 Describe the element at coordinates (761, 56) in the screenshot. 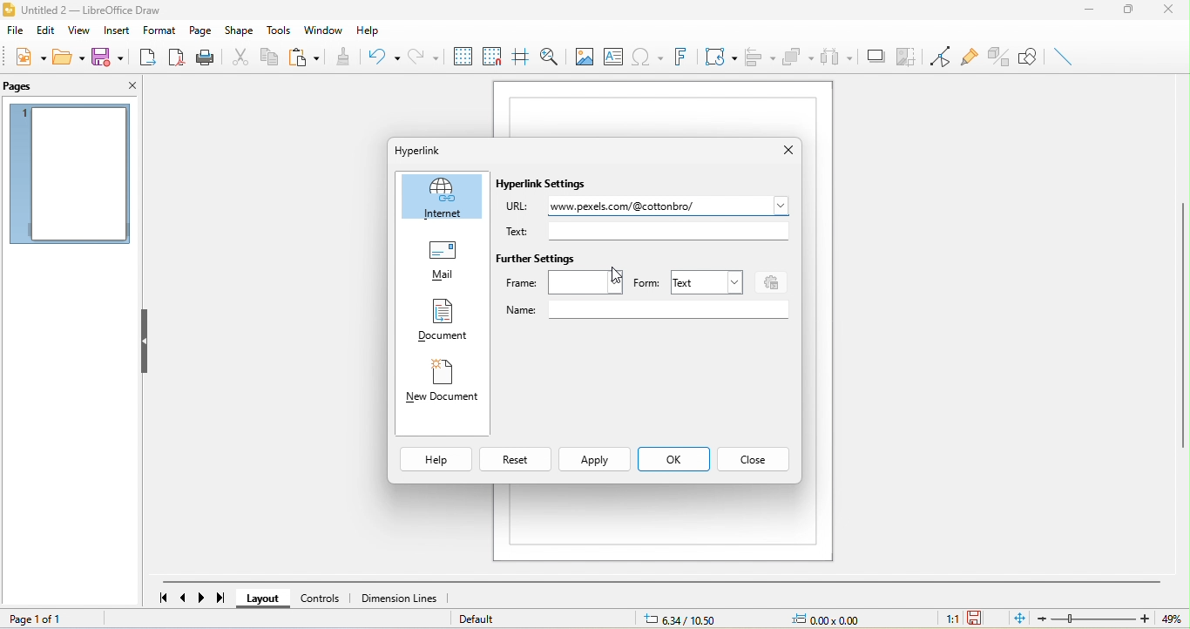

I see `align object` at that location.